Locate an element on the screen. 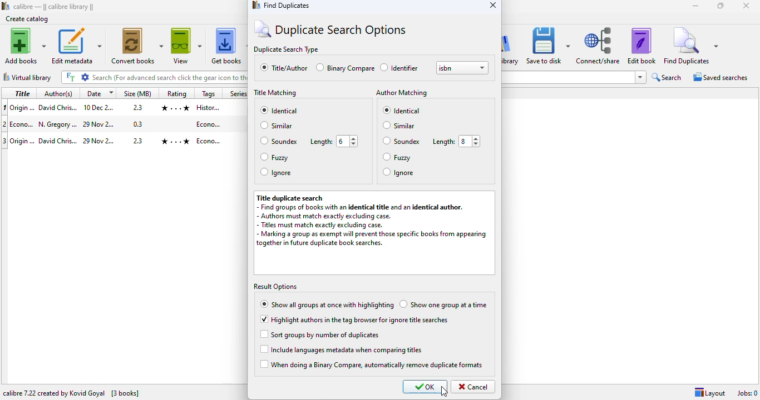 The width and height of the screenshot is (760, 400). show all groups at once while highlighting is located at coordinates (327, 305).